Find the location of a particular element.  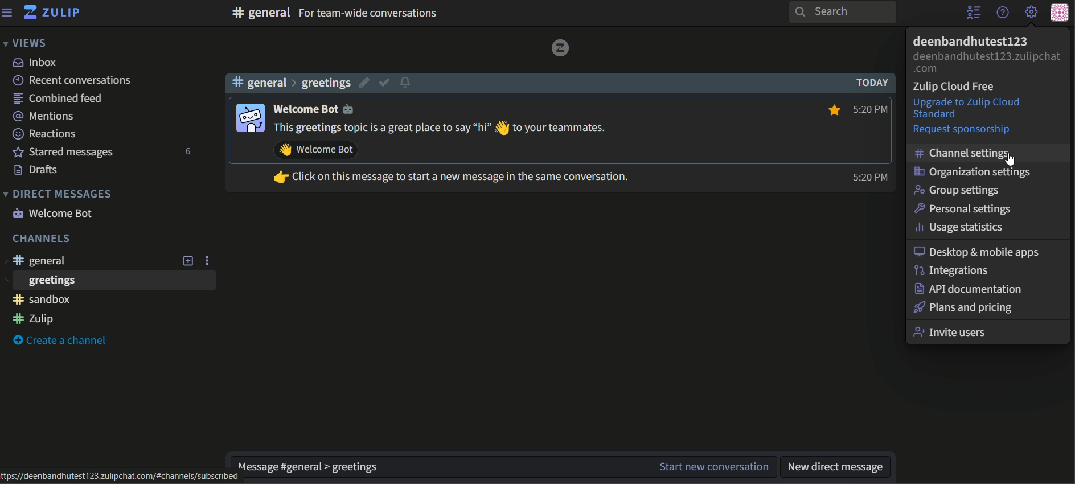

user profile is located at coordinates (248, 117).